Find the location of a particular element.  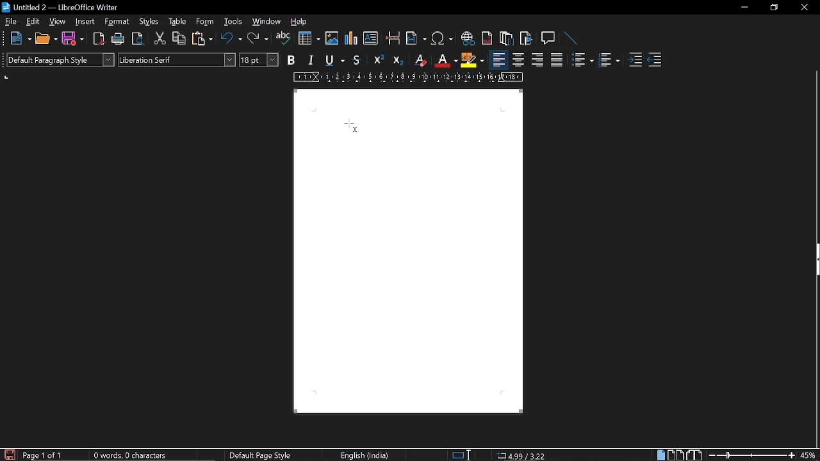

current zoom is located at coordinates (808, 455).